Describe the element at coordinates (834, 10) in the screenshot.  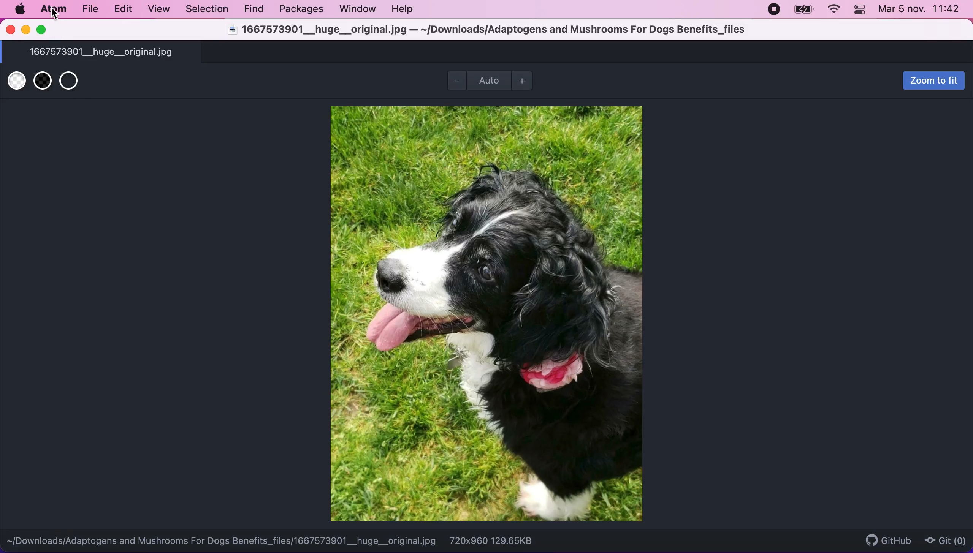
I see `wifi` at that location.